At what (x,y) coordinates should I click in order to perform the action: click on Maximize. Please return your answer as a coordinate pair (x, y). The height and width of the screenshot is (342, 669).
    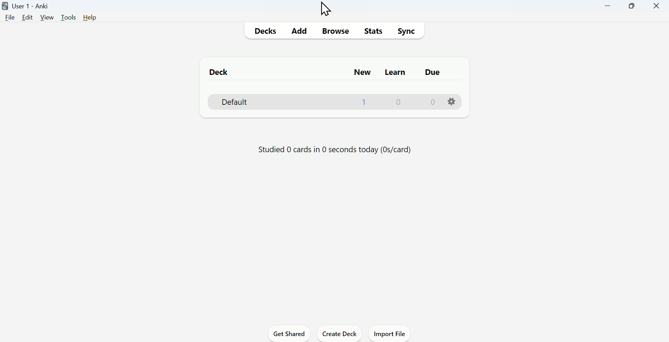
    Looking at the image, I should click on (633, 6).